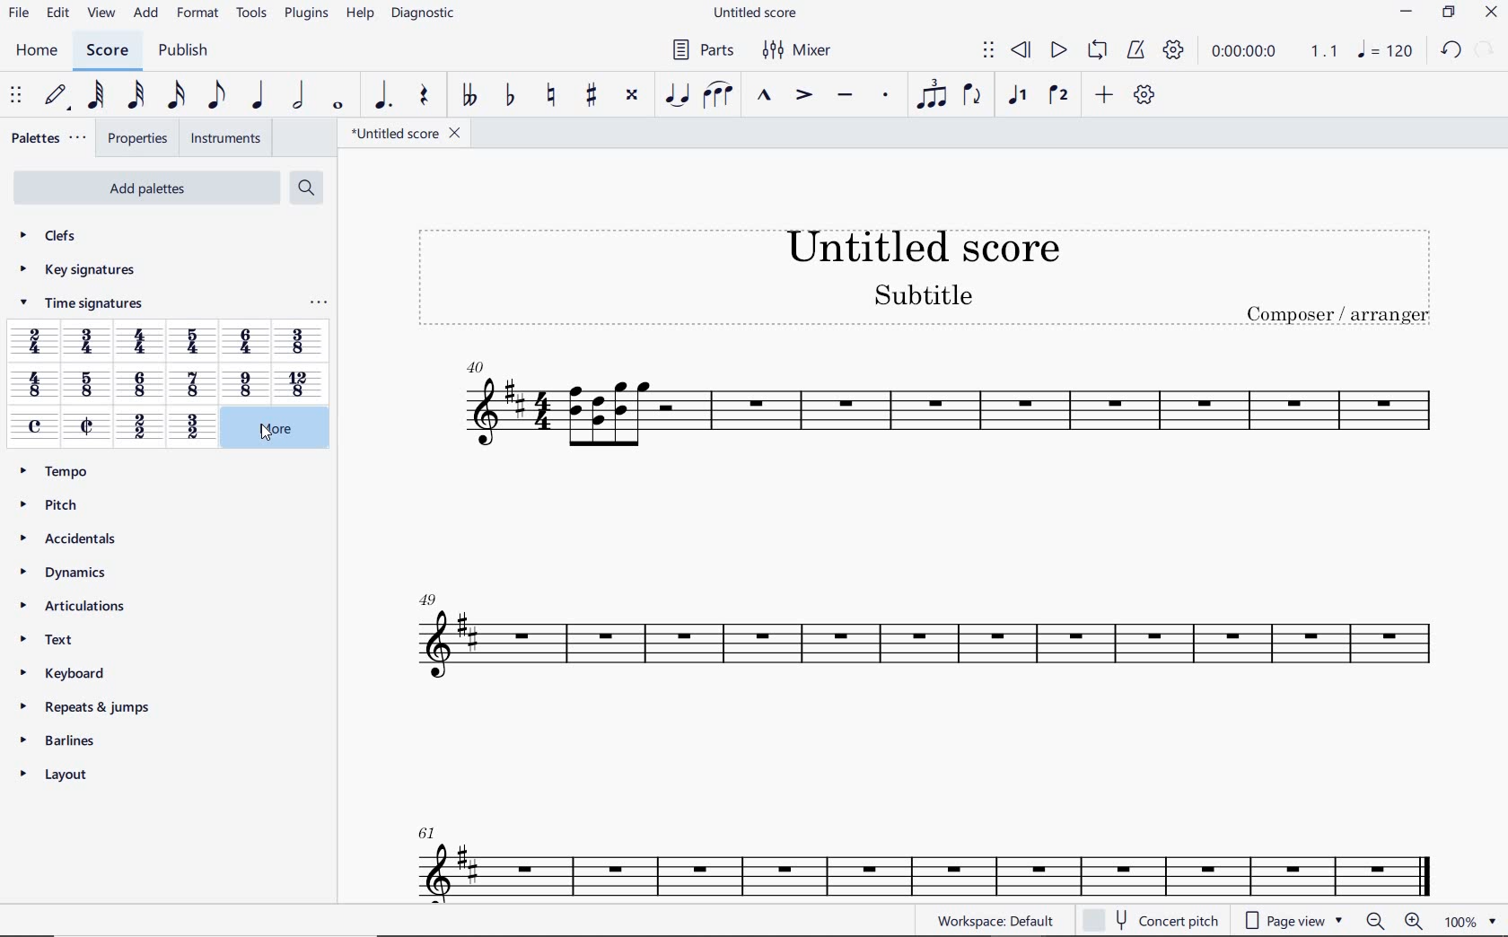 This screenshot has height=937, width=1508. Describe the element at coordinates (145, 188) in the screenshot. I see `ADD PALETTES` at that location.